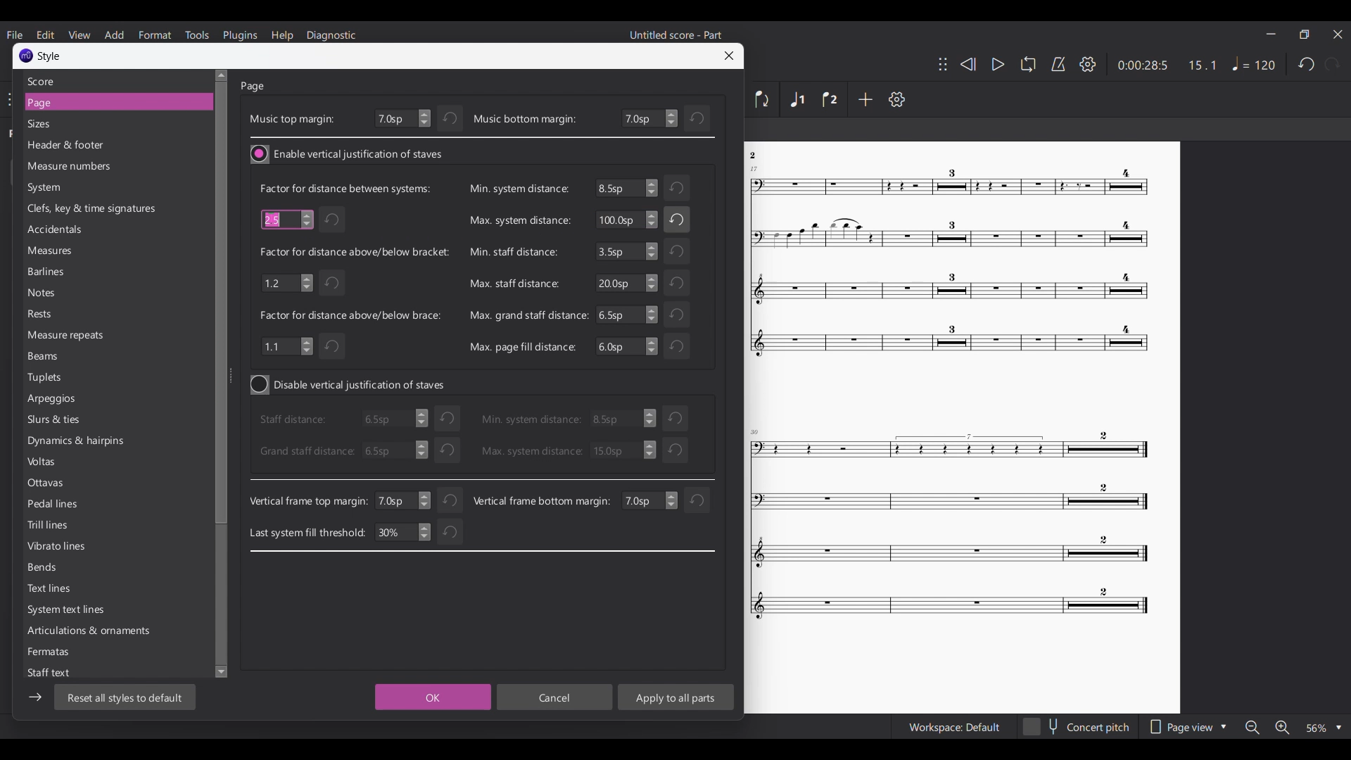 The image size is (1351, 760). I want to click on Min. system distance, so click(531, 419).